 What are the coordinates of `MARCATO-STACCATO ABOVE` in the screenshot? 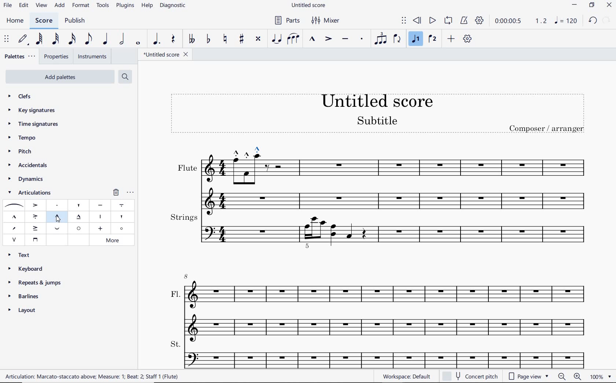 It's located at (57, 216).